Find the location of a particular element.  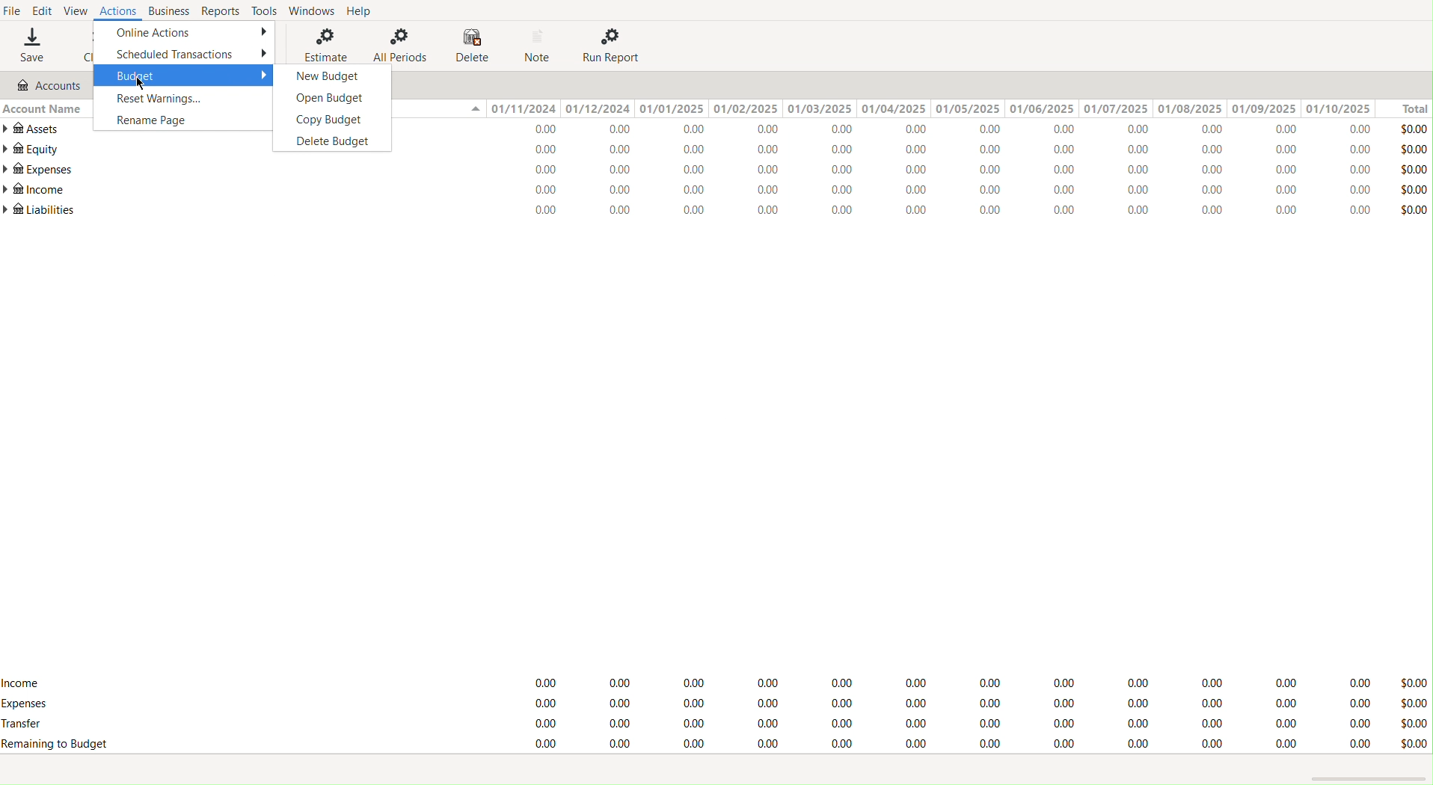

Equity Values is located at coordinates (954, 151).